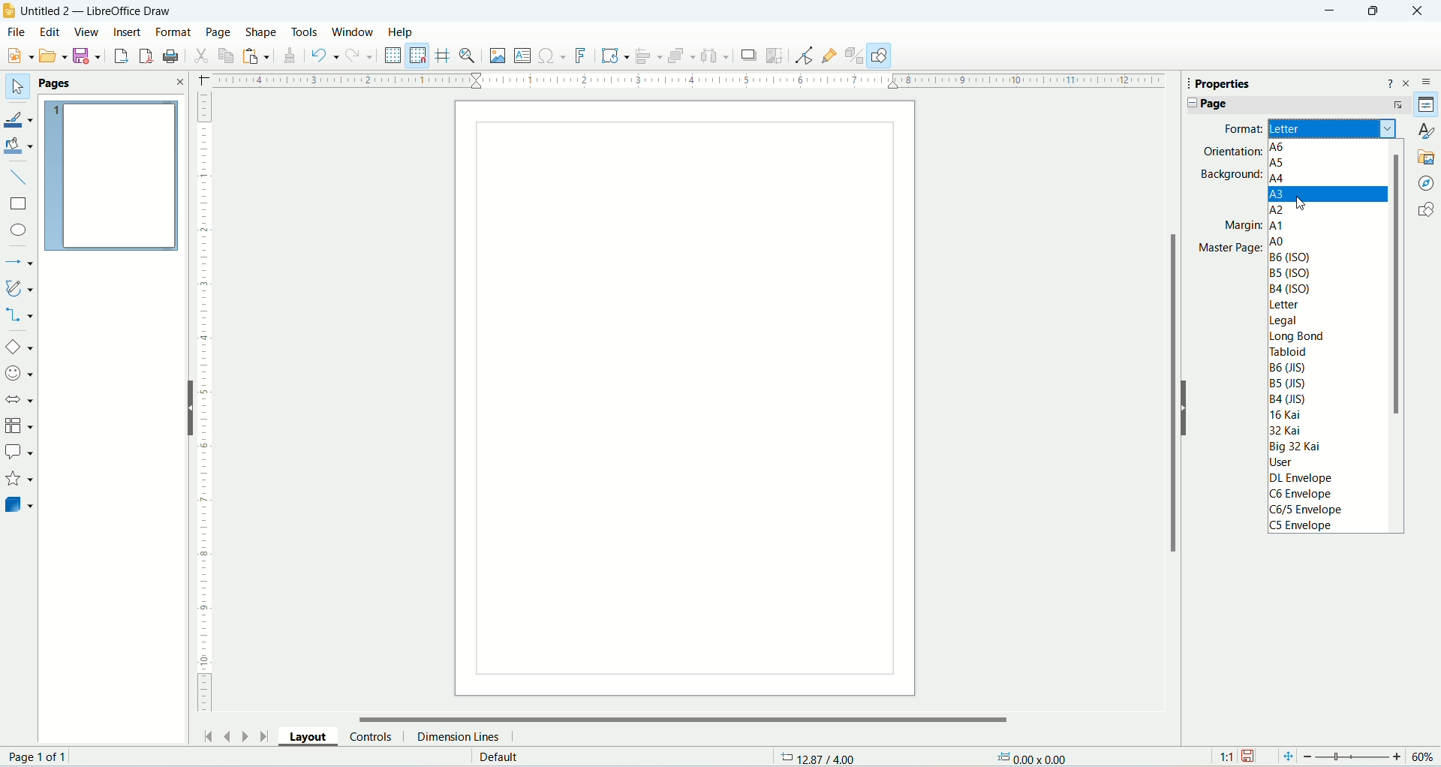  Describe the element at coordinates (615, 56) in the screenshot. I see `transformation` at that location.